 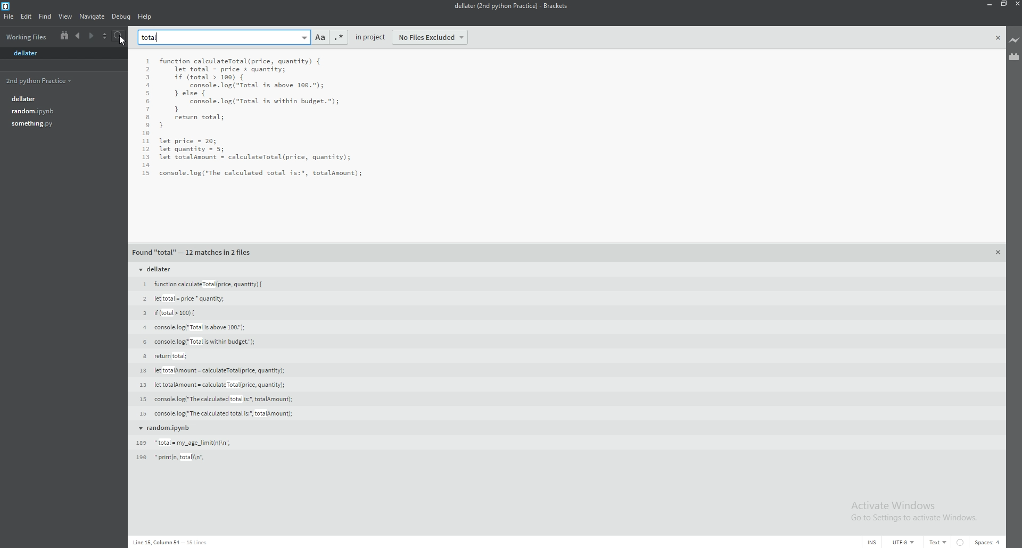 What do you see at coordinates (1015, 57) in the screenshot?
I see `extension manager` at bounding box center [1015, 57].